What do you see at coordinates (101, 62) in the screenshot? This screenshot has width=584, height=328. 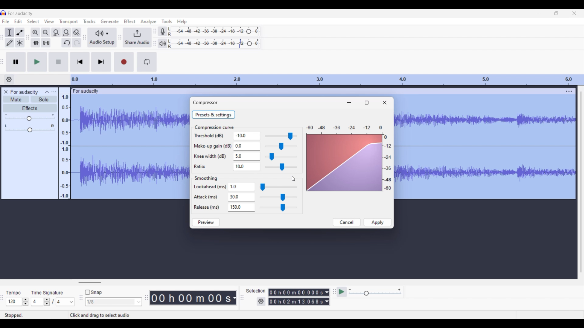 I see `Skip/Select to end` at bounding box center [101, 62].